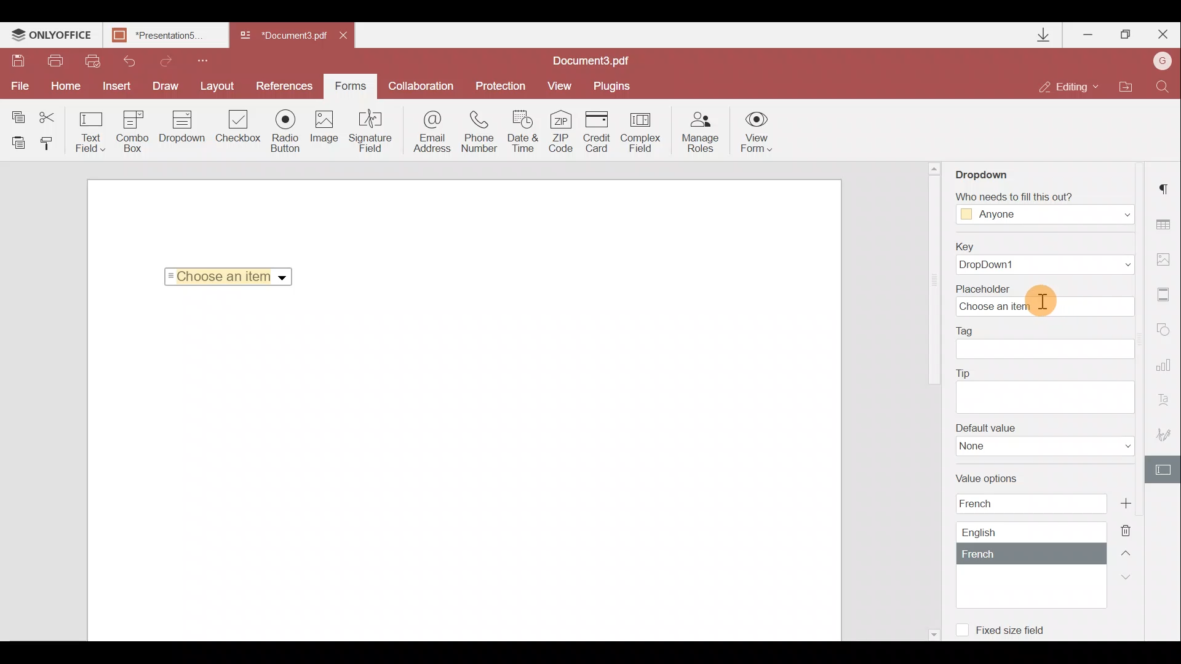 Image resolution: width=1181 pixels, height=664 pixels. Describe the element at coordinates (1165, 224) in the screenshot. I see `Table settings` at that location.